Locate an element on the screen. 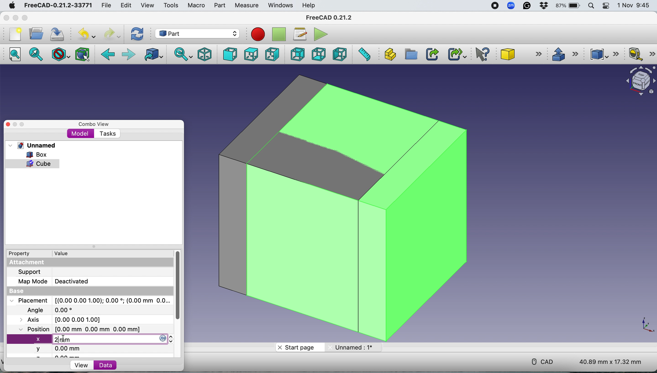 The height and width of the screenshot is (373, 657). Object interface is located at coordinates (638, 82).